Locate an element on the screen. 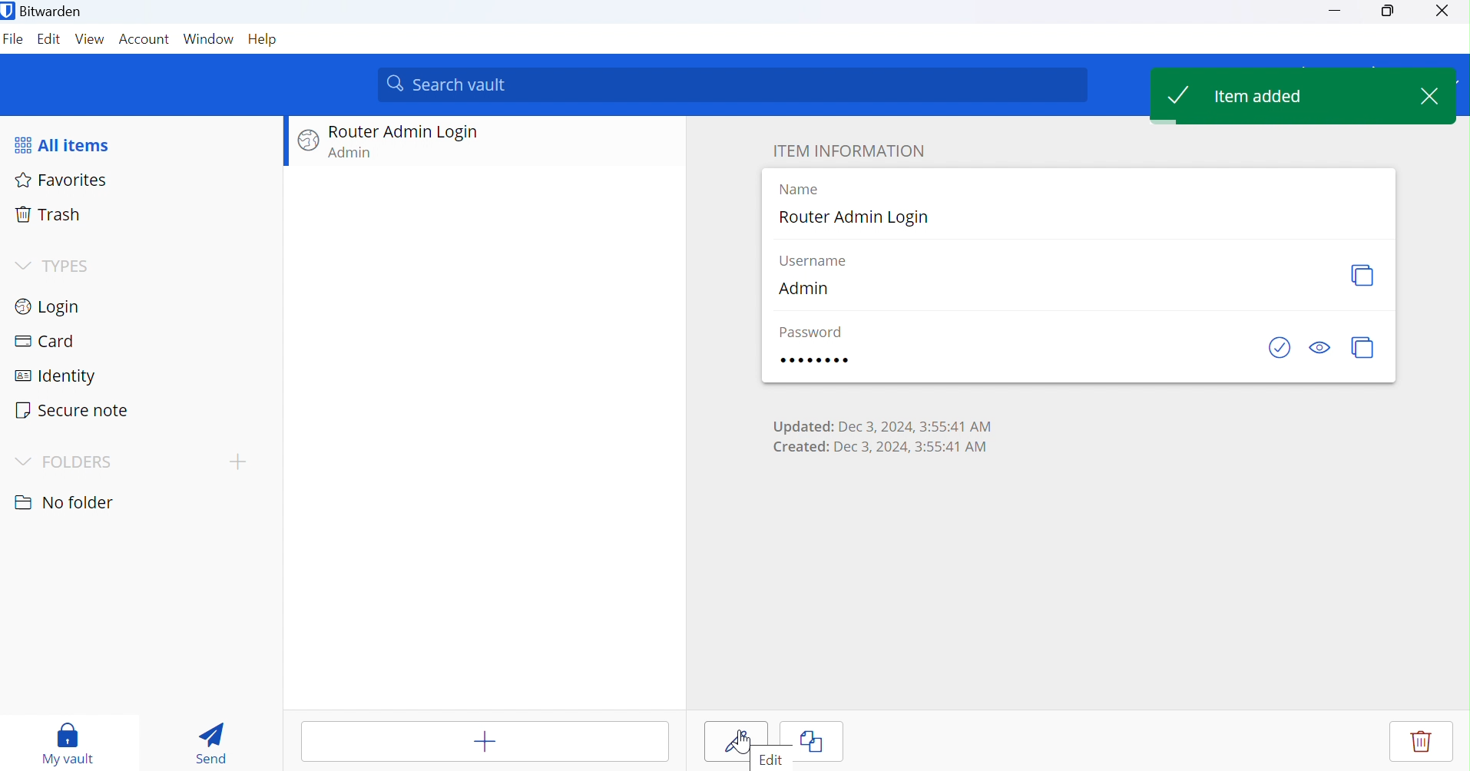  Admin is located at coordinates (803, 290).